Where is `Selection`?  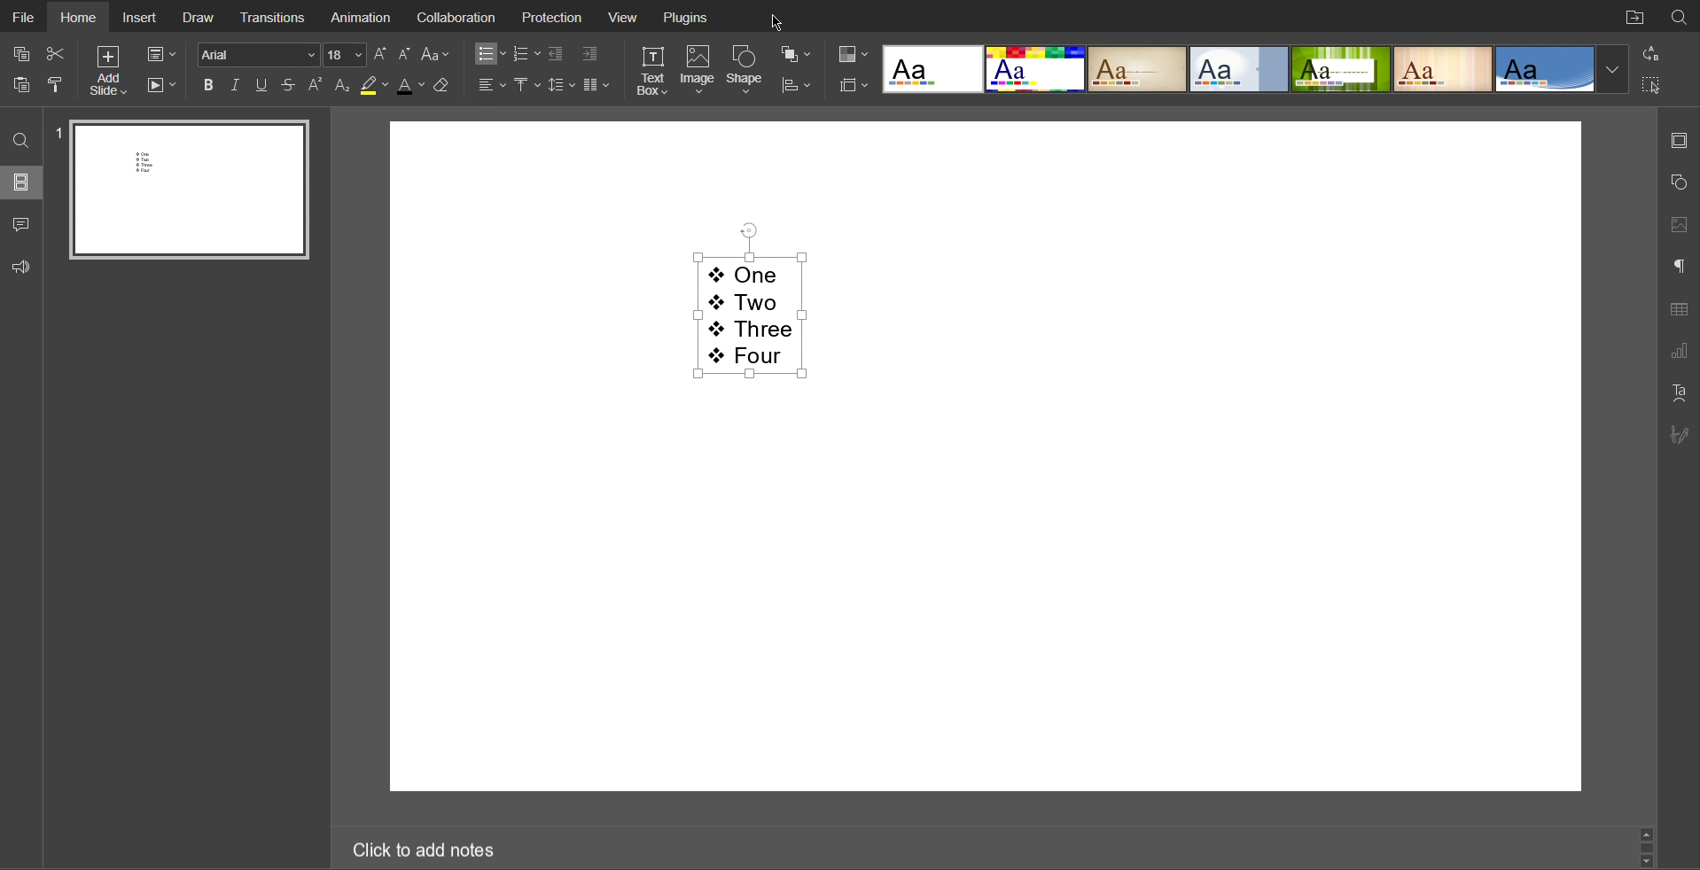 Selection is located at coordinates (1649, 83).